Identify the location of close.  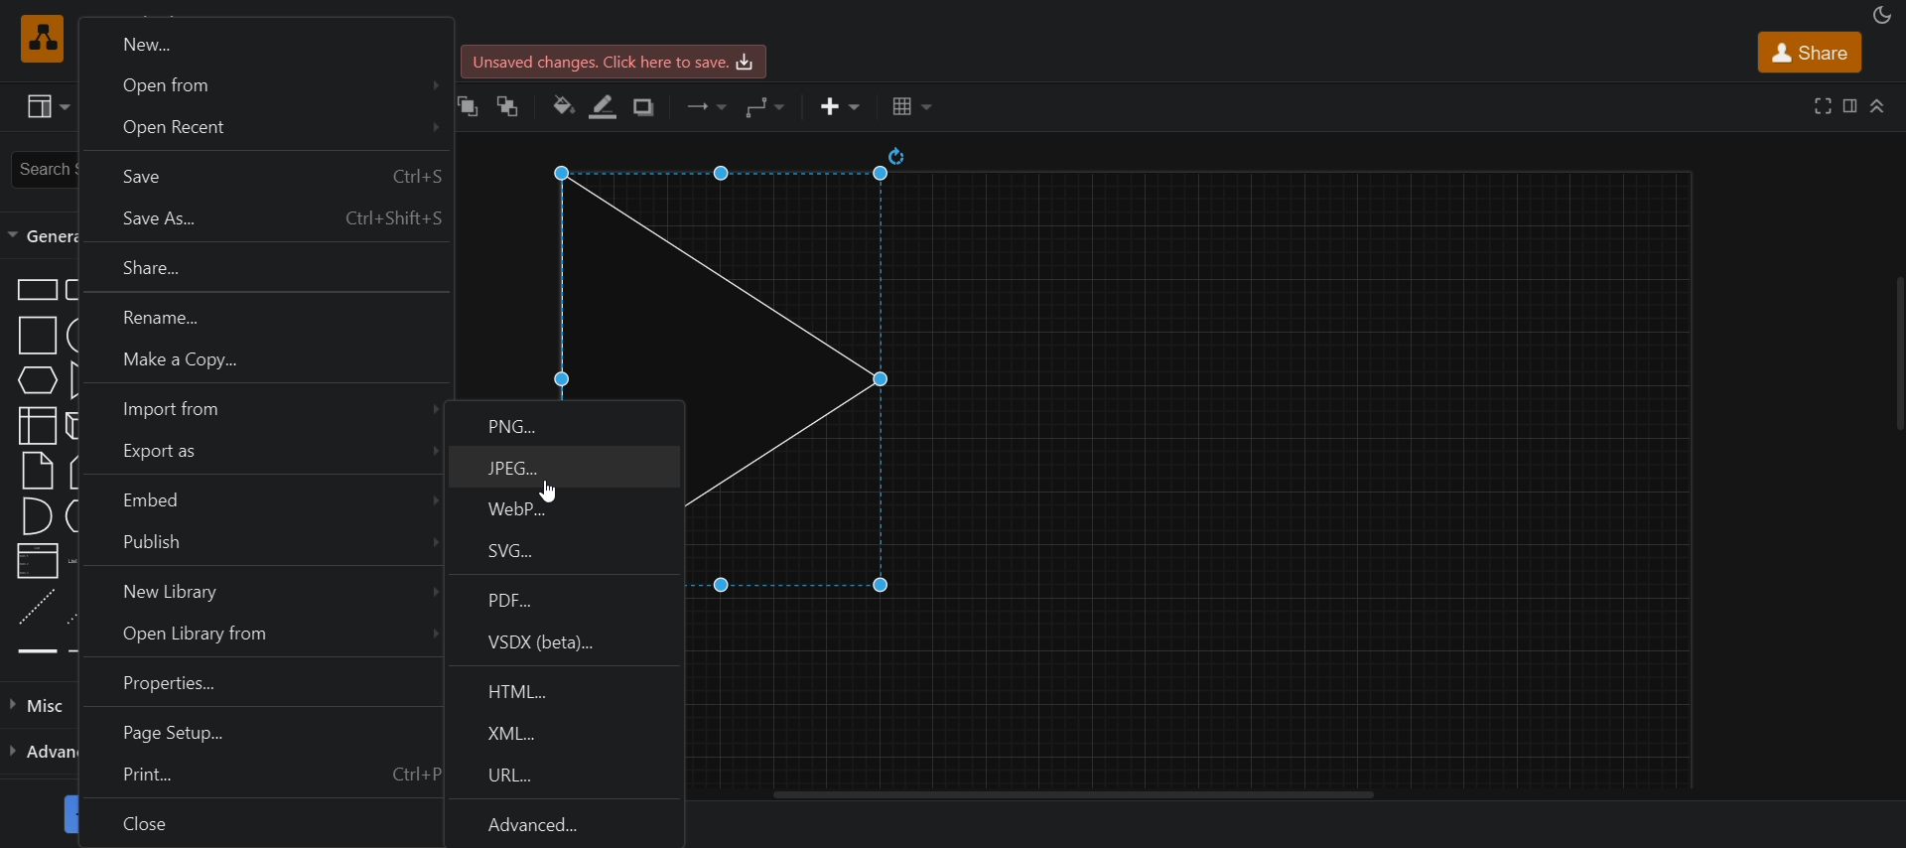
(259, 824).